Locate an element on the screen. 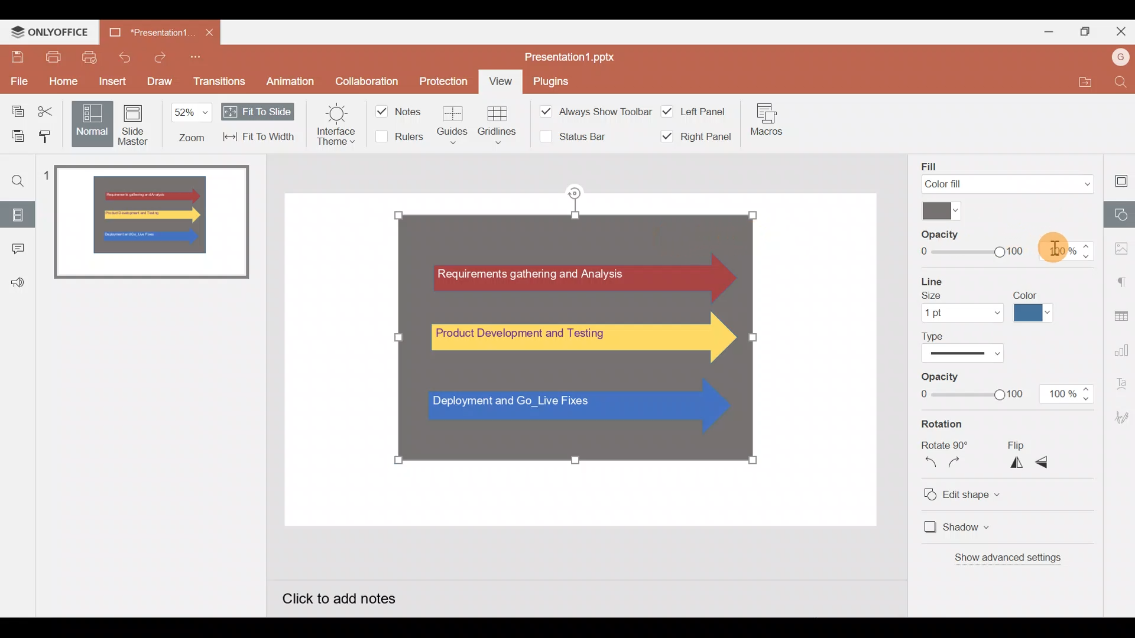 Image resolution: width=1135 pixels, height=638 pixels. Presentation1. is located at coordinates (149, 33).